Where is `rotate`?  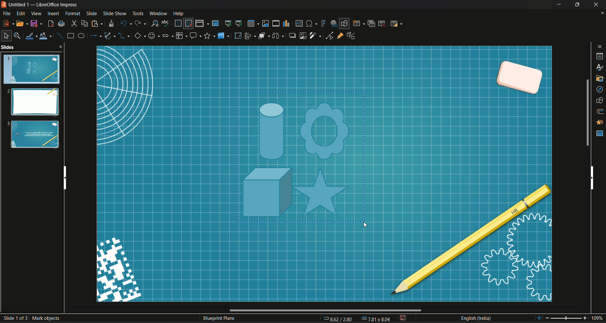
rotate is located at coordinates (238, 36).